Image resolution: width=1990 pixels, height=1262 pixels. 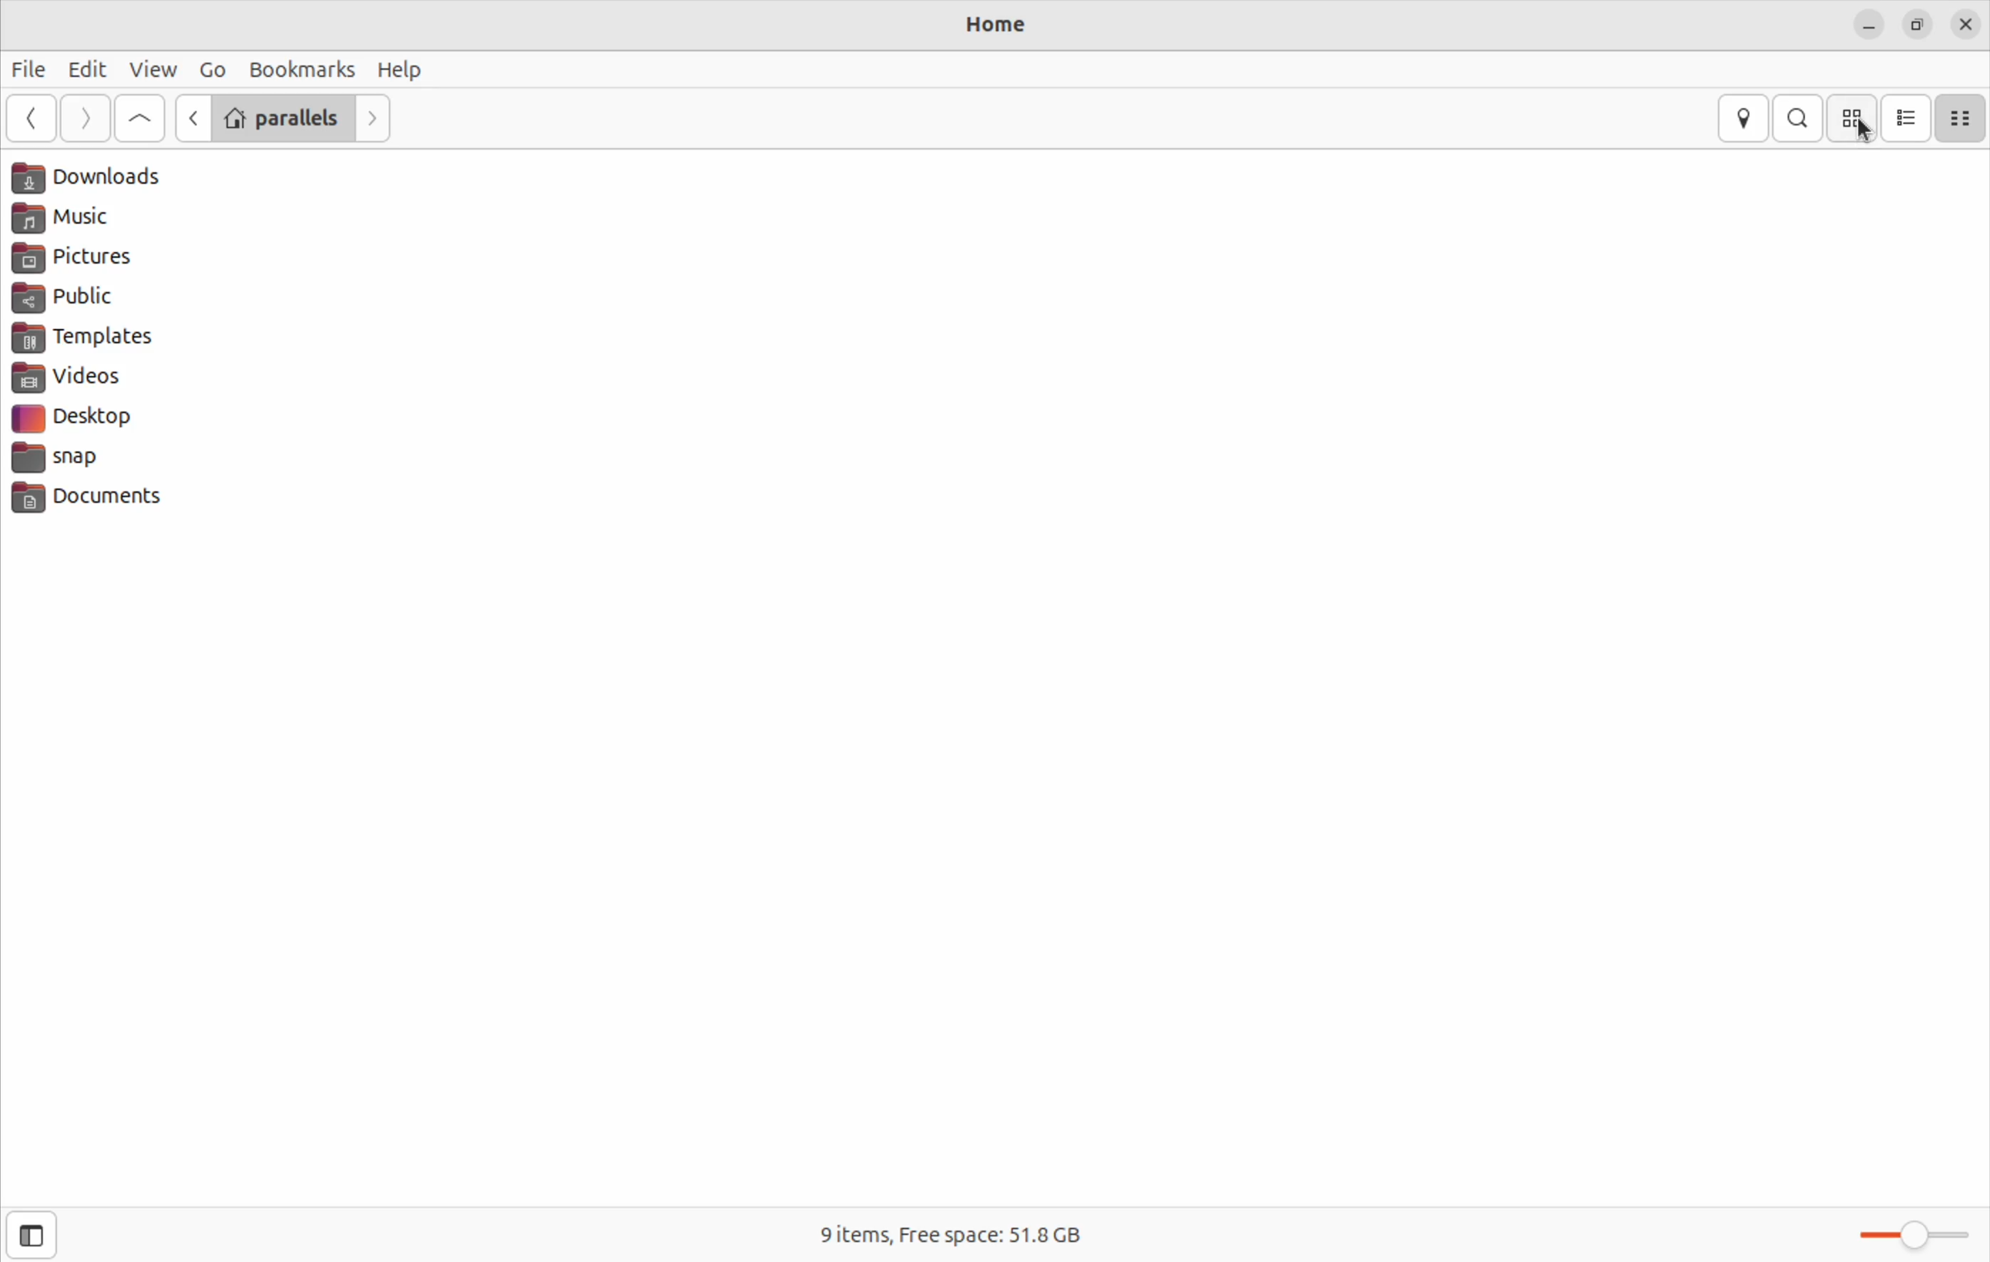 I want to click on Open side bar, so click(x=31, y=1235).